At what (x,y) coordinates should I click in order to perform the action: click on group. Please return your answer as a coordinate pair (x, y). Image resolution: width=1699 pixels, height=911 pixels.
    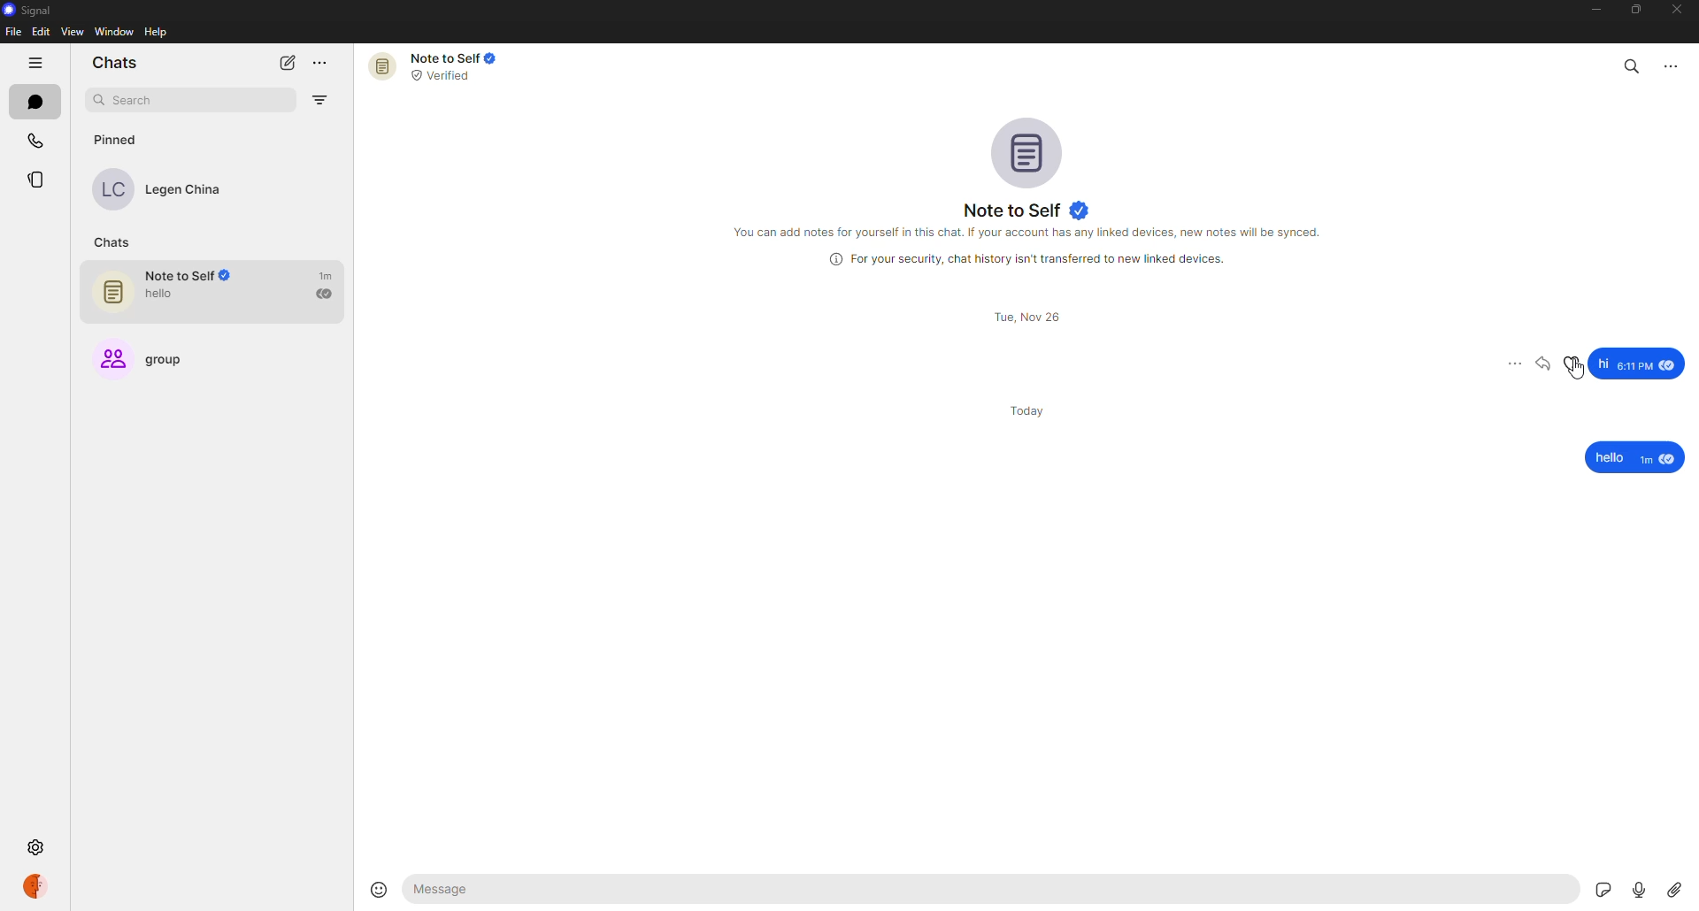
    Looking at the image, I should click on (150, 353).